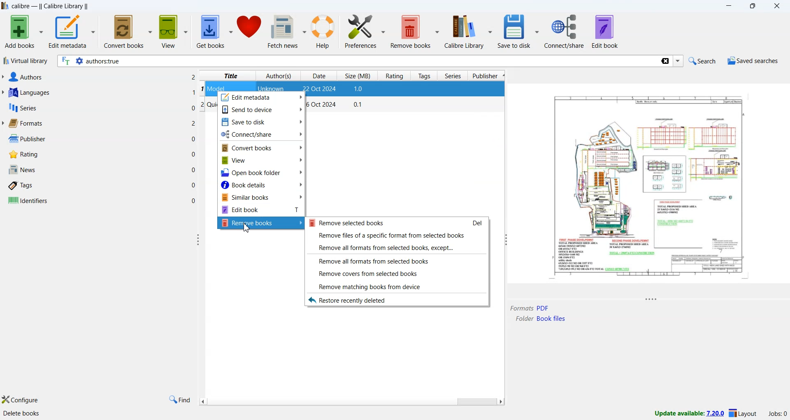  I want to click on , so click(194, 124).